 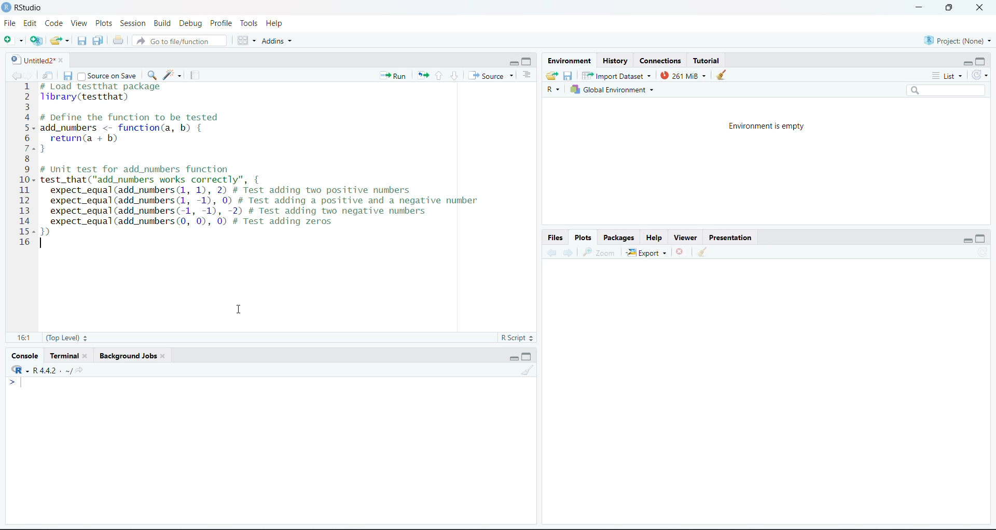 I want to click on typing cursor, so click(x=18, y=384).